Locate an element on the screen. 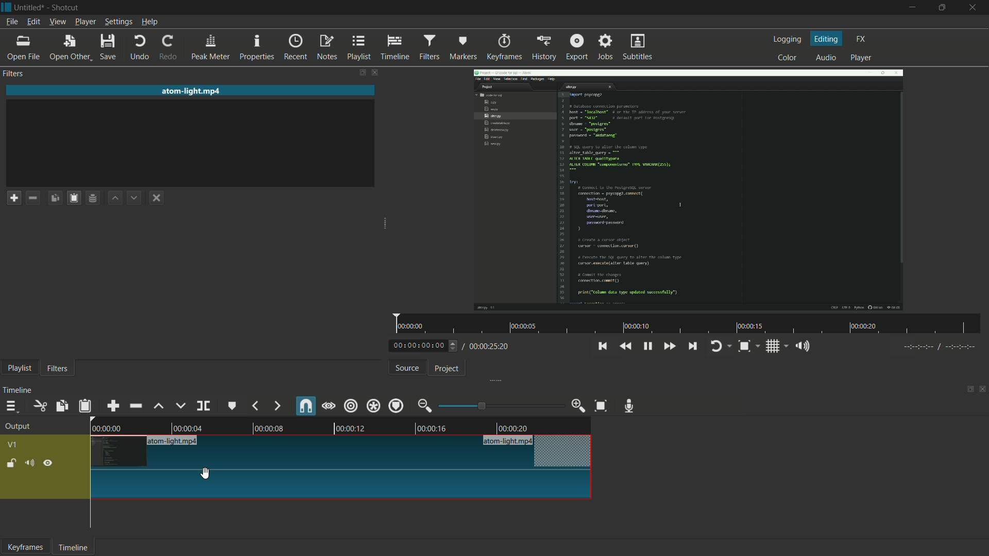 Image resolution: width=989 pixels, height=556 pixels. change layout is located at coordinates (357, 72).